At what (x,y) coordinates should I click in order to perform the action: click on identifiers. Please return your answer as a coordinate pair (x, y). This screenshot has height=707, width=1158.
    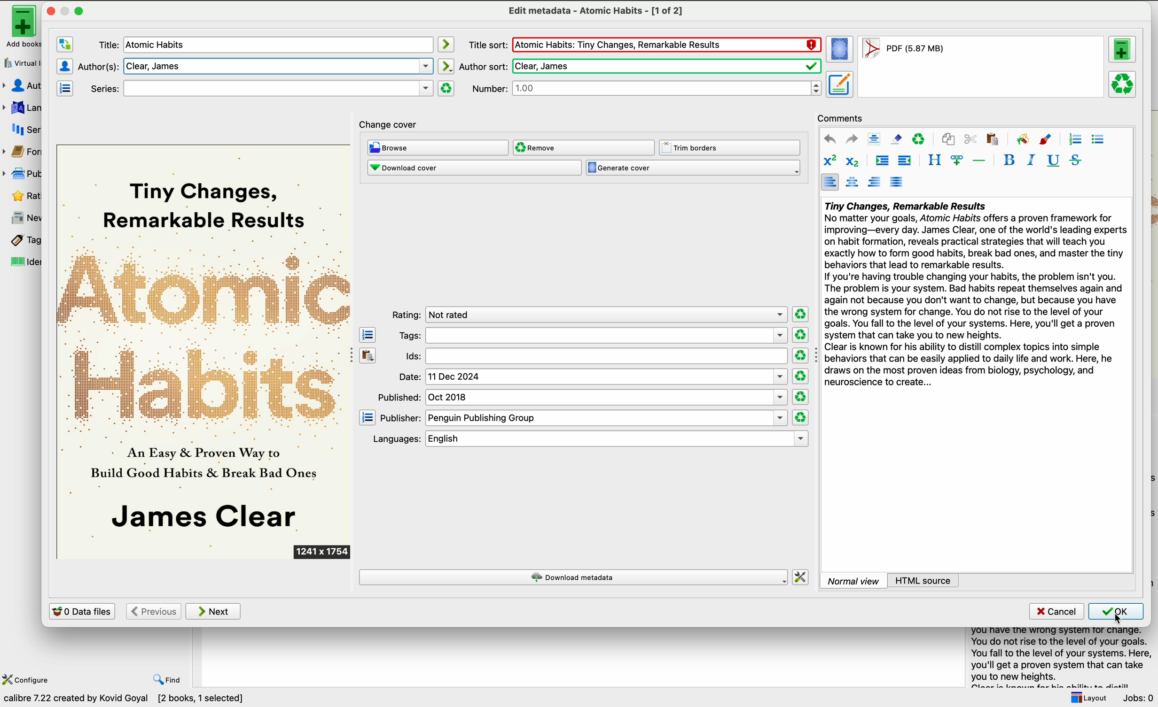
    Looking at the image, I should click on (20, 263).